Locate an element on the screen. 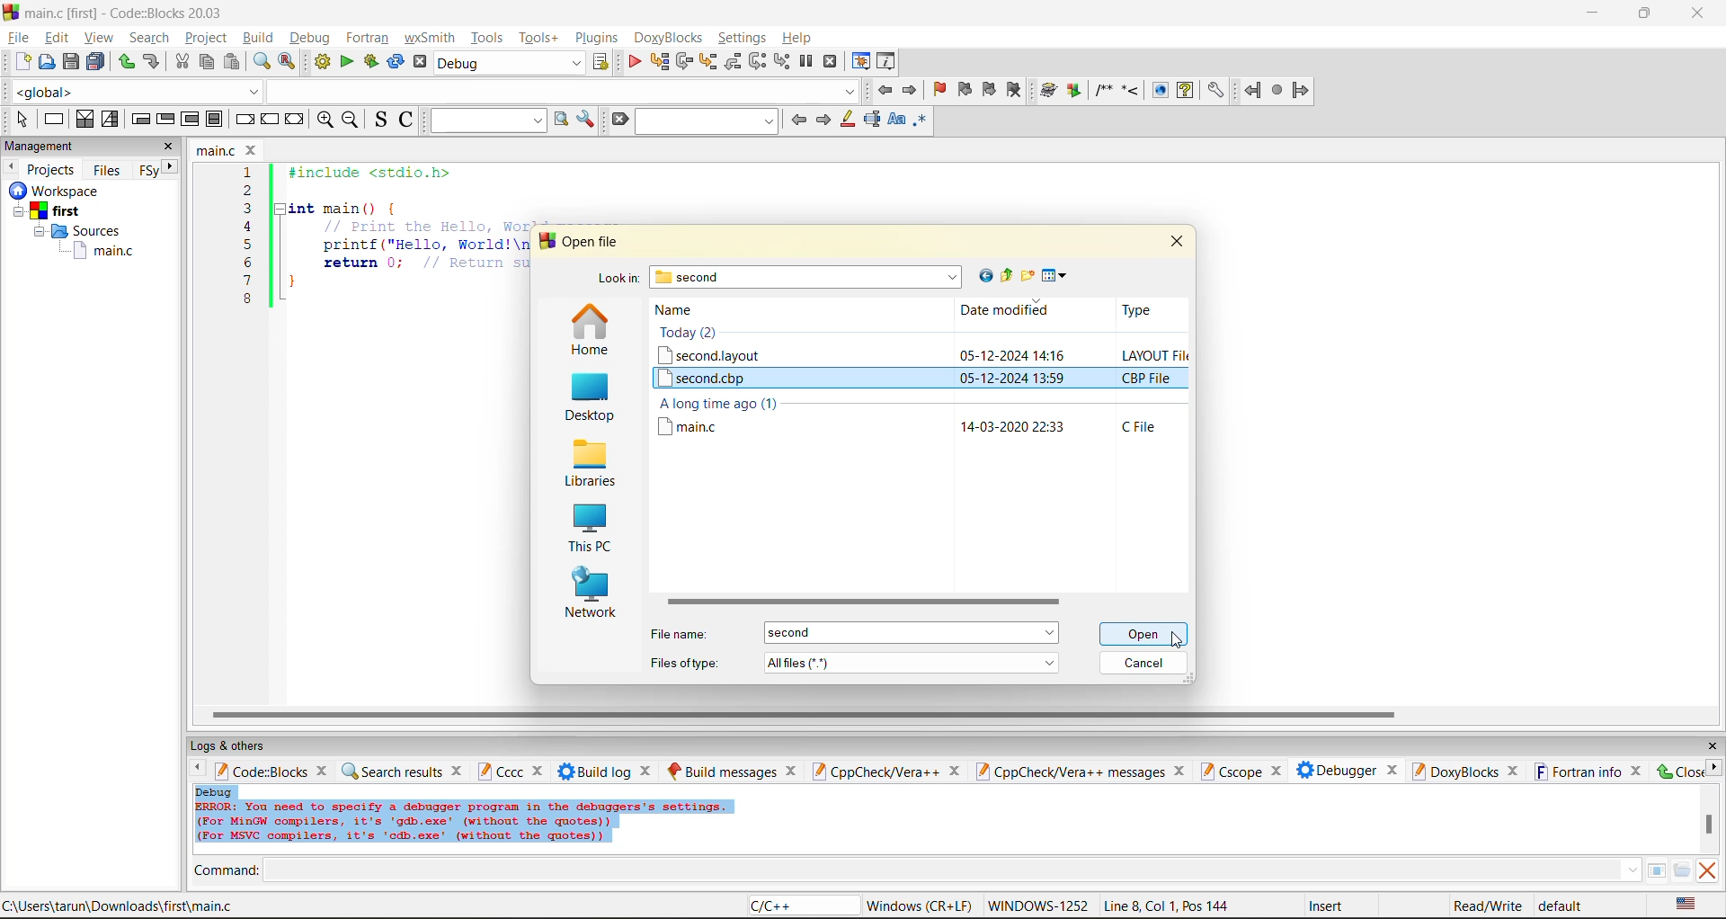 This screenshot has width=1726, height=919. file name is located at coordinates (683, 634).